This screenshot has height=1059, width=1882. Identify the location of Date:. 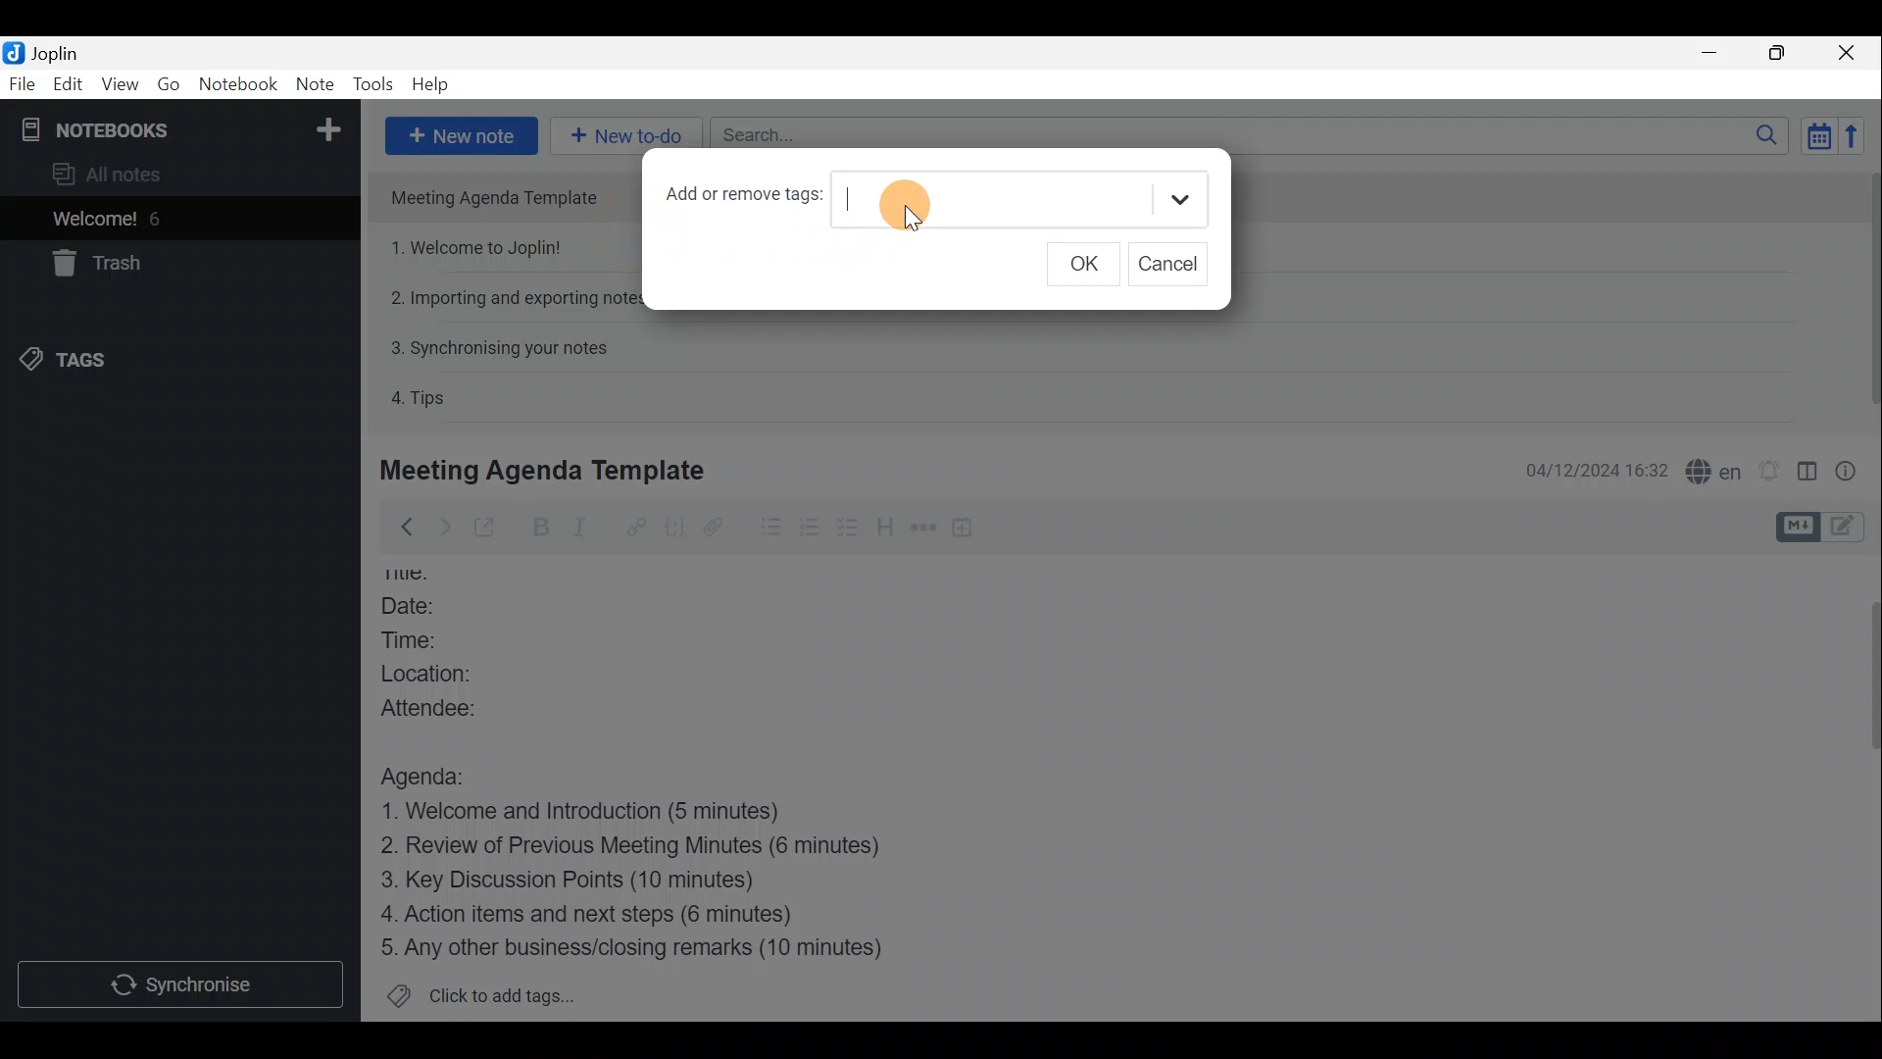
(431, 608).